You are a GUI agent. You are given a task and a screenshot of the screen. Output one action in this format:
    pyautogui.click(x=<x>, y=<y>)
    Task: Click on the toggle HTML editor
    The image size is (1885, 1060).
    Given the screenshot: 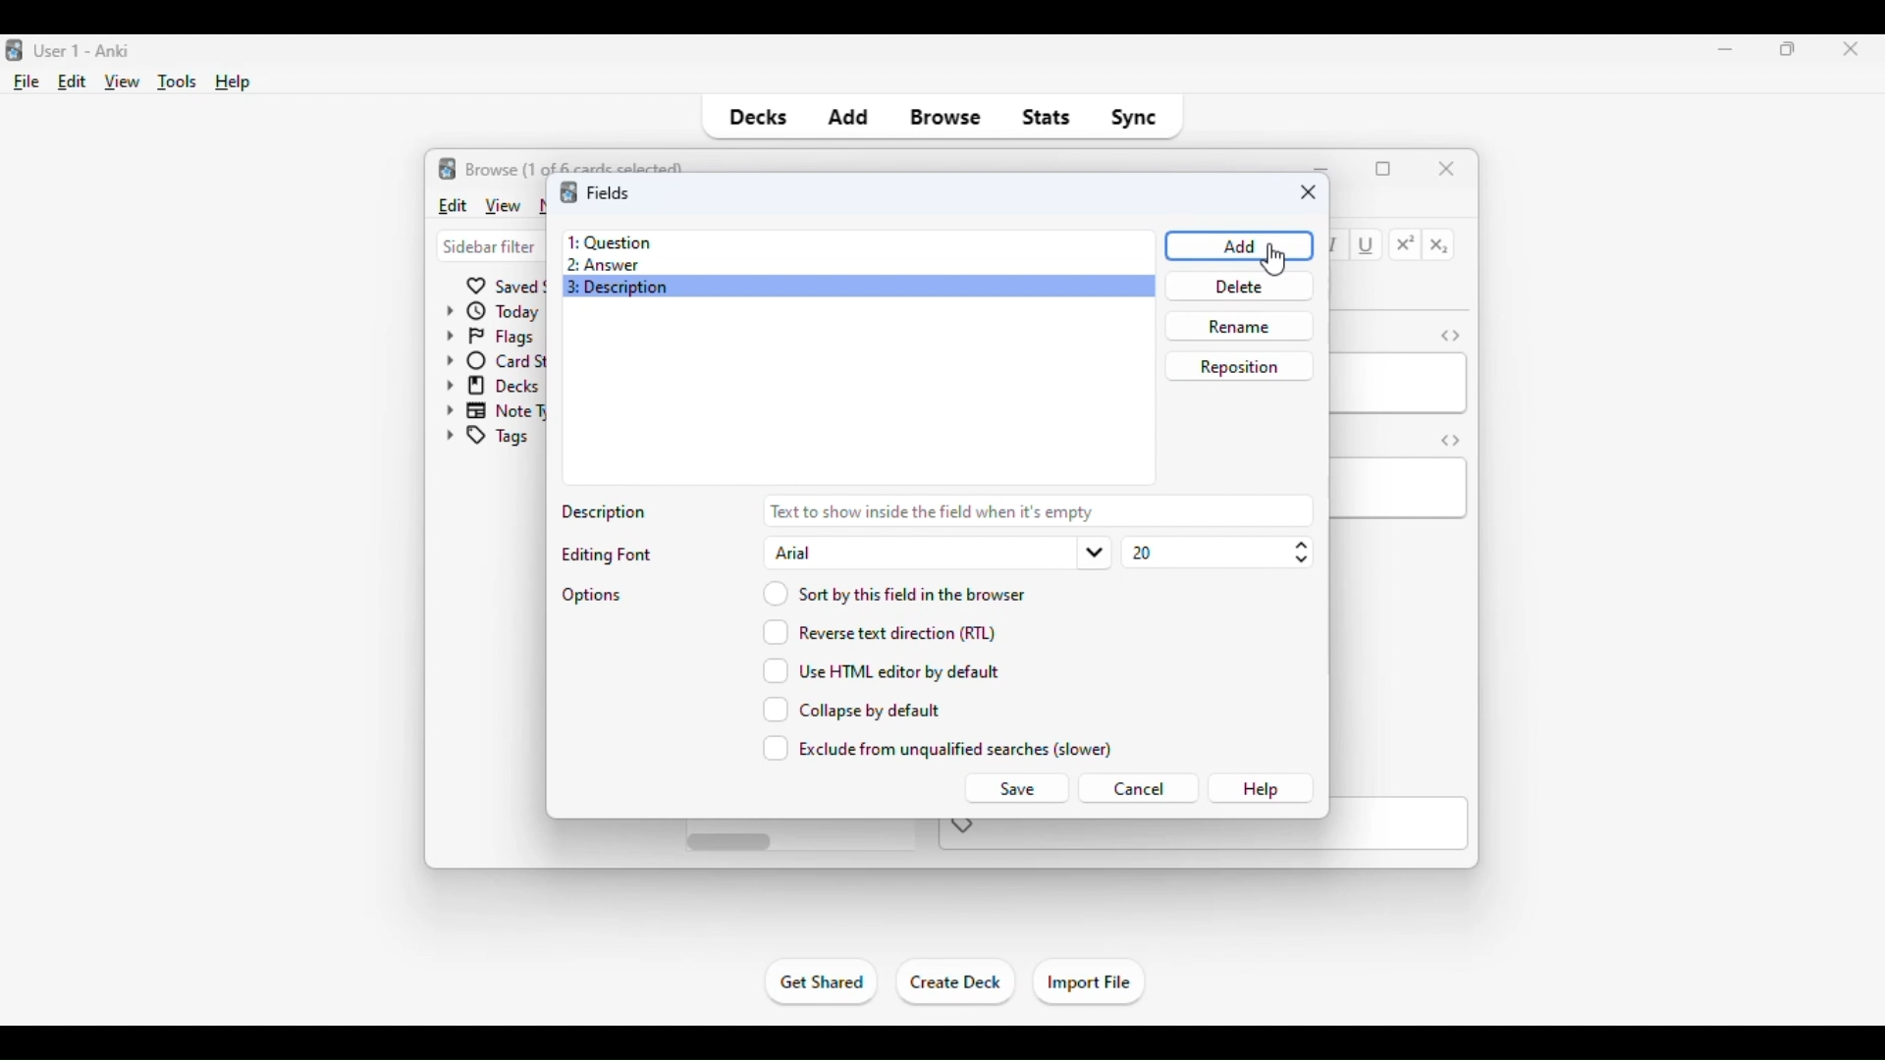 What is the action you would take?
    pyautogui.click(x=1450, y=335)
    